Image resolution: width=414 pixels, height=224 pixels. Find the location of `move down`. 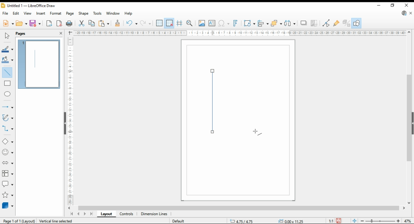

move down is located at coordinates (409, 204).